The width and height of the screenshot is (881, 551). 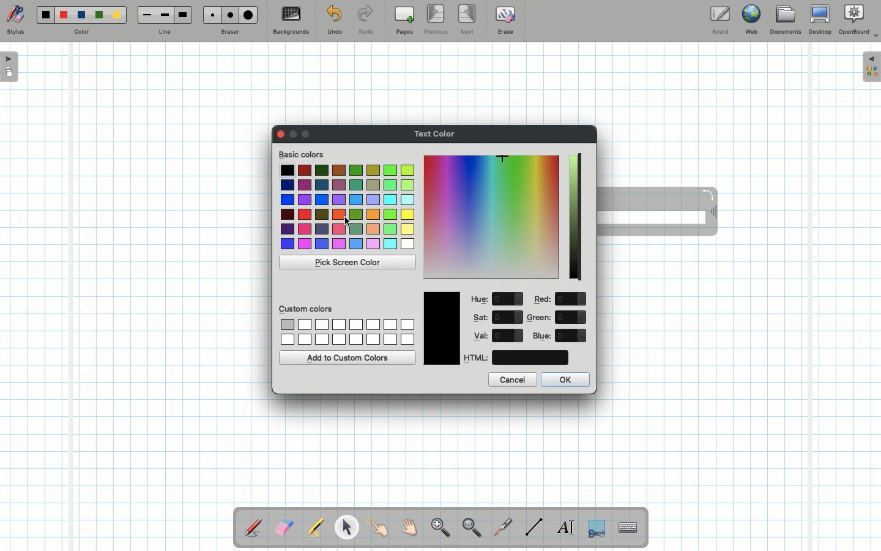 I want to click on Line, so click(x=165, y=32).